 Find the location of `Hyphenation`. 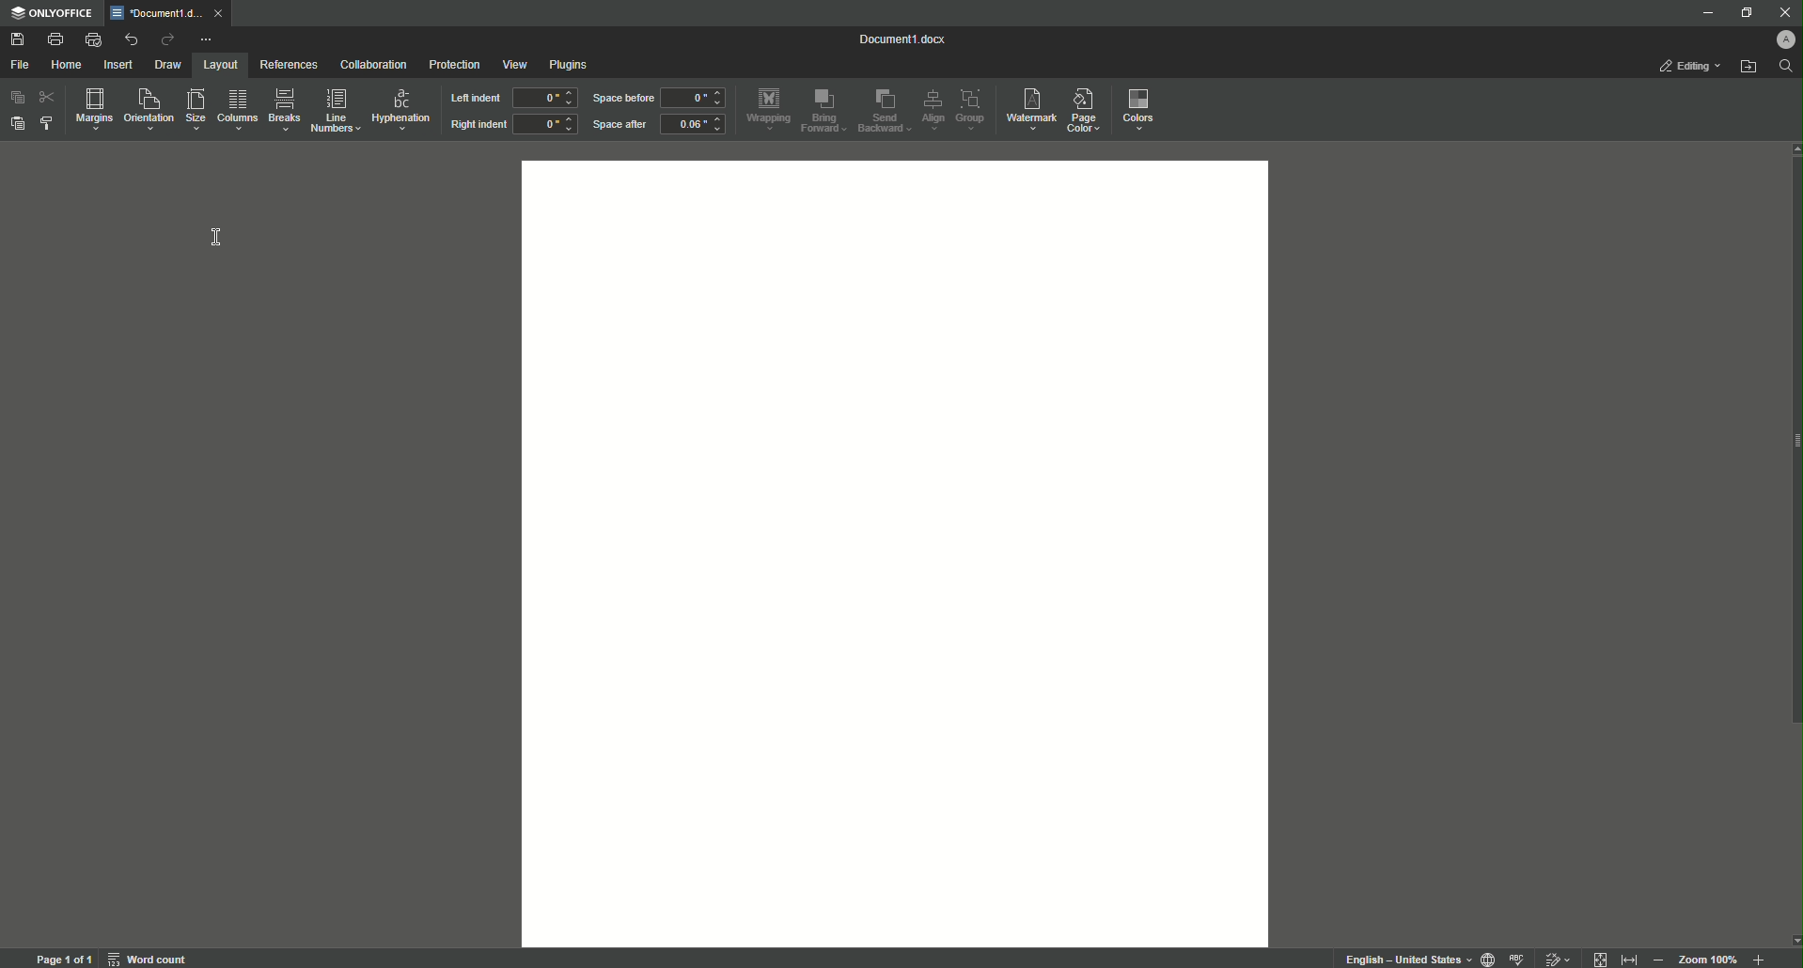

Hyphenation is located at coordinates (401, 109).